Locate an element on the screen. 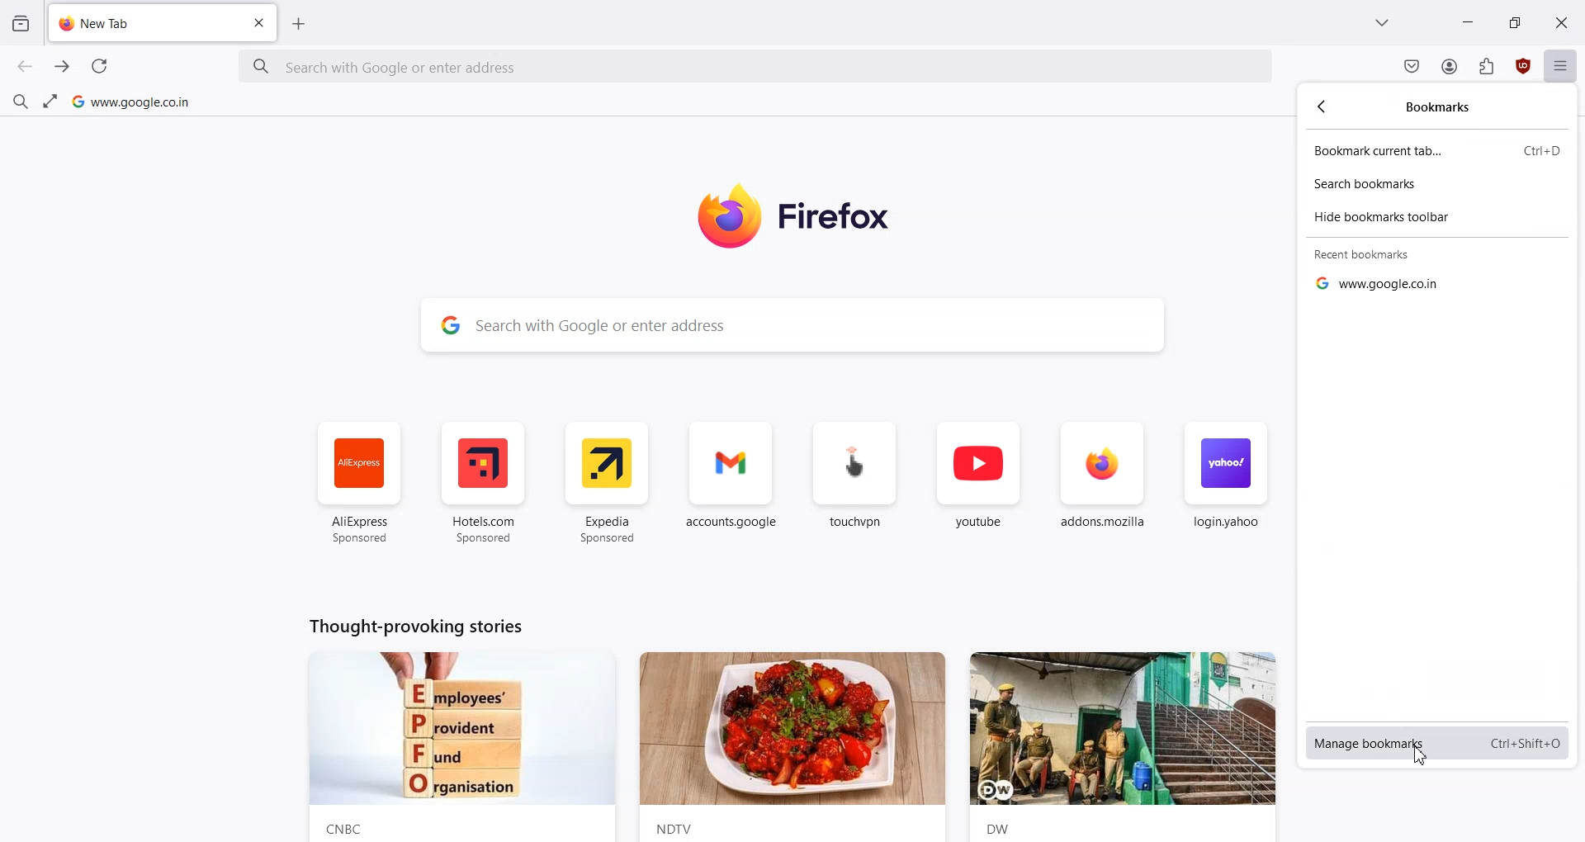 The height and width of the screenshot is (842, 1585). uBlock Origin is located at coordinates (1522, 66).